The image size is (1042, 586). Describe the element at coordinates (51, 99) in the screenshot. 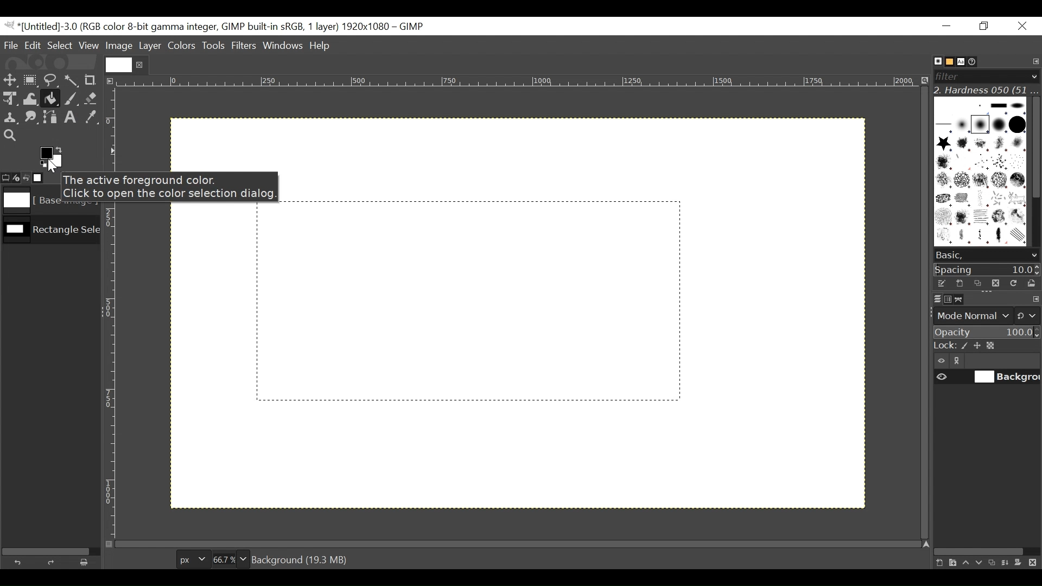

I see `Bucket Fill tool` at that location.